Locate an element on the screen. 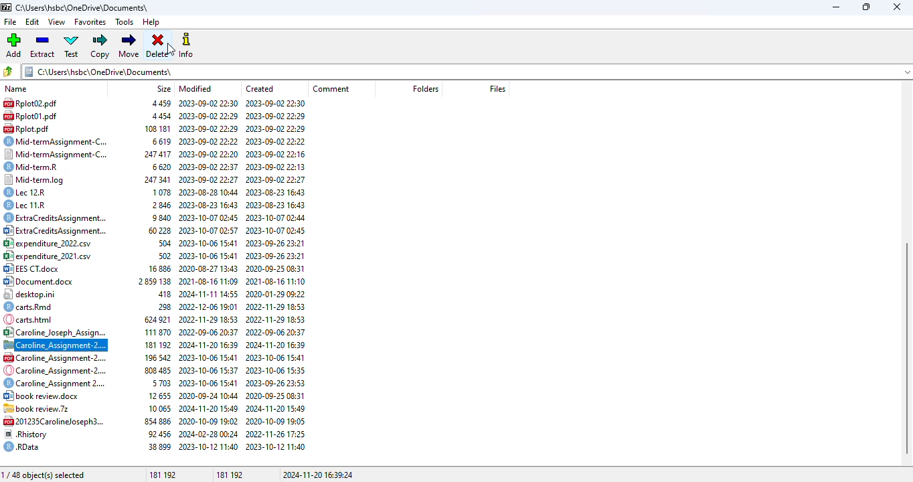 The image size is (913, 482). vertical scroll bar is located at coordinates (907, 348).